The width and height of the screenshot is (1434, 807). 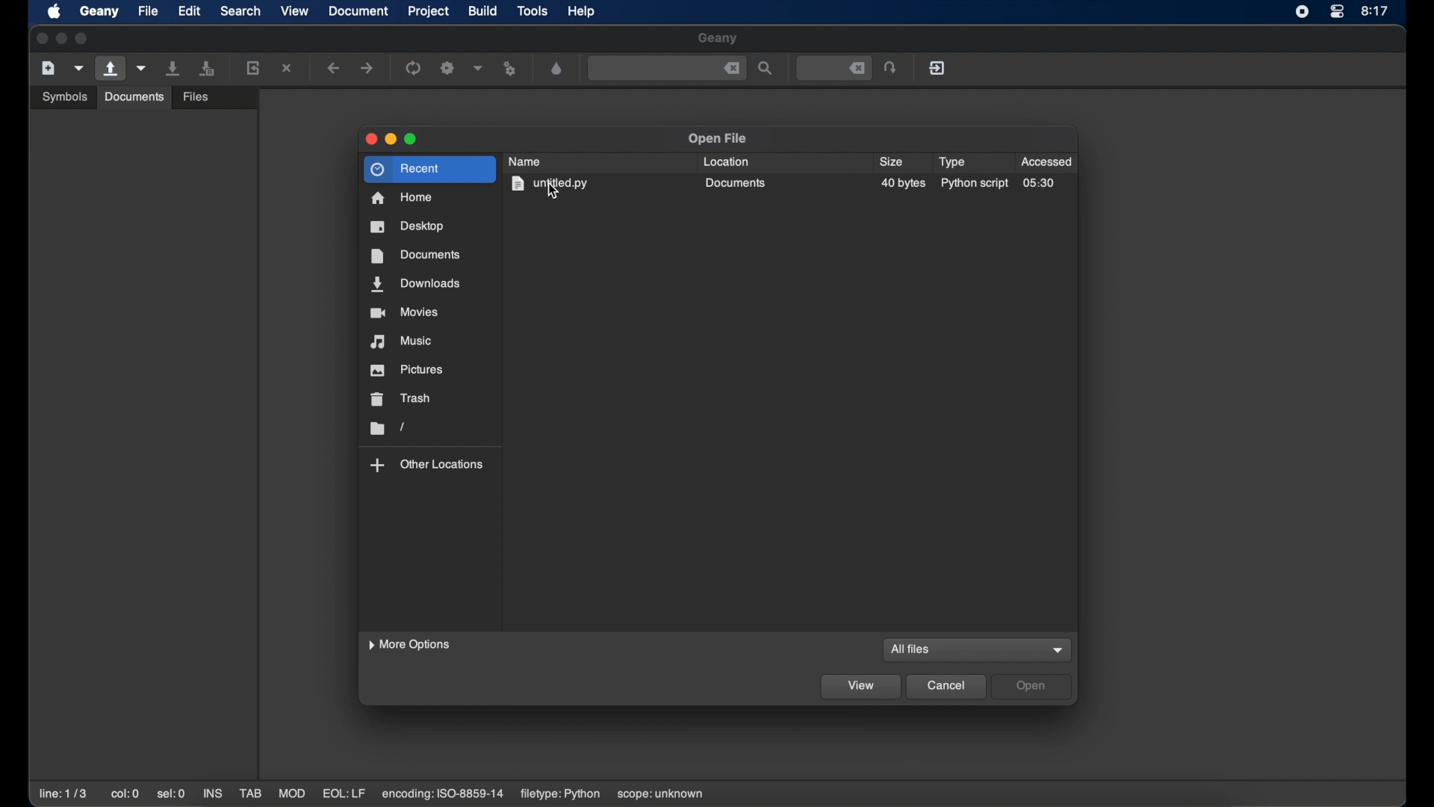 I want to click on name, so click(x=524, y=161).